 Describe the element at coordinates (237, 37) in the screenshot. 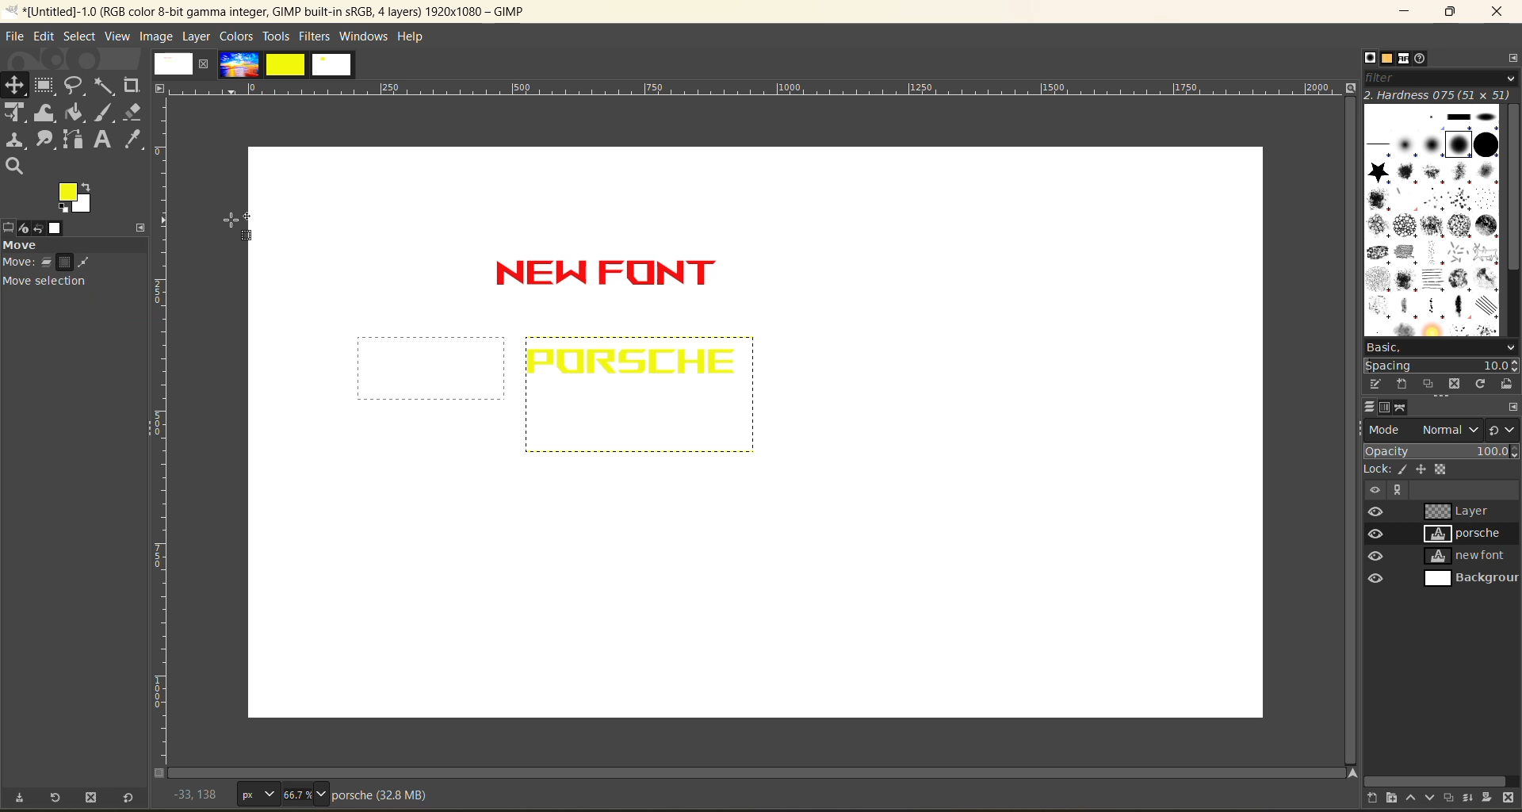

I see `colors` at that location.